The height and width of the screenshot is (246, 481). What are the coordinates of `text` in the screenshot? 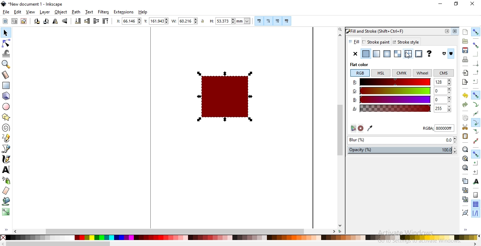 It's located at (89, 12).